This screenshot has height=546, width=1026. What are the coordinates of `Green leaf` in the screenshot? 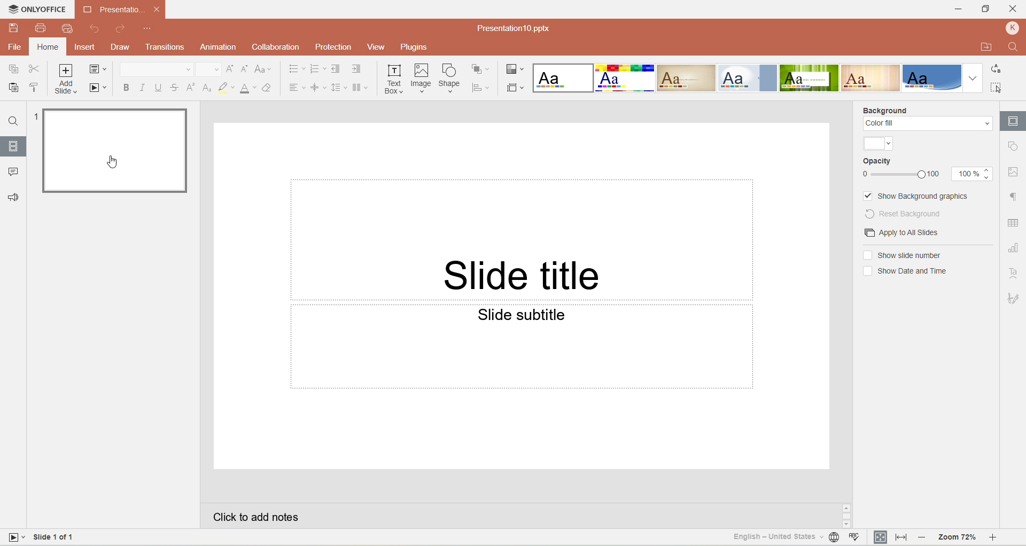 It's located at (811, 78).